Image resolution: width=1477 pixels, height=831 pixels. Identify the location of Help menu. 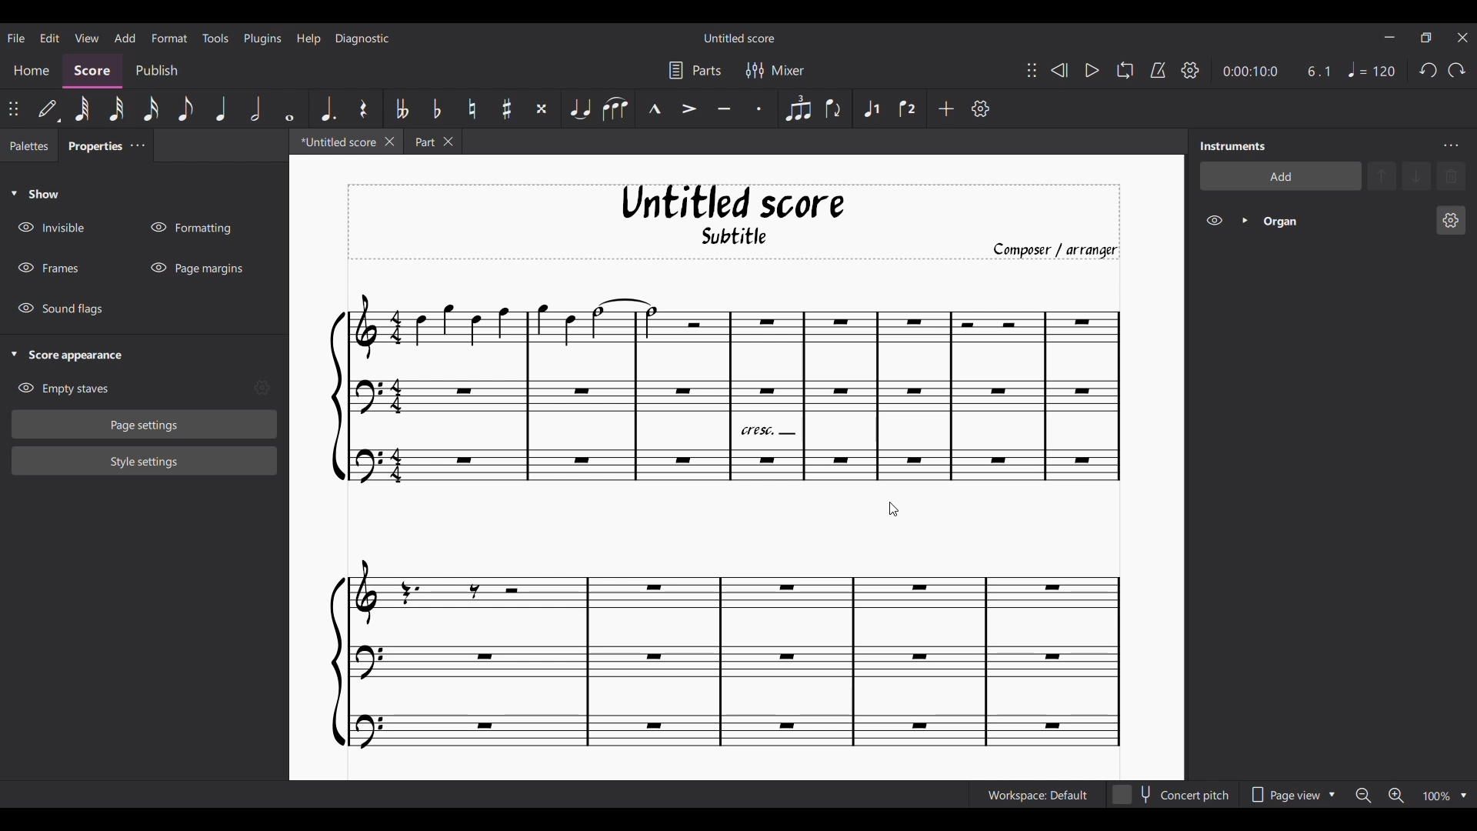
(308, 38).